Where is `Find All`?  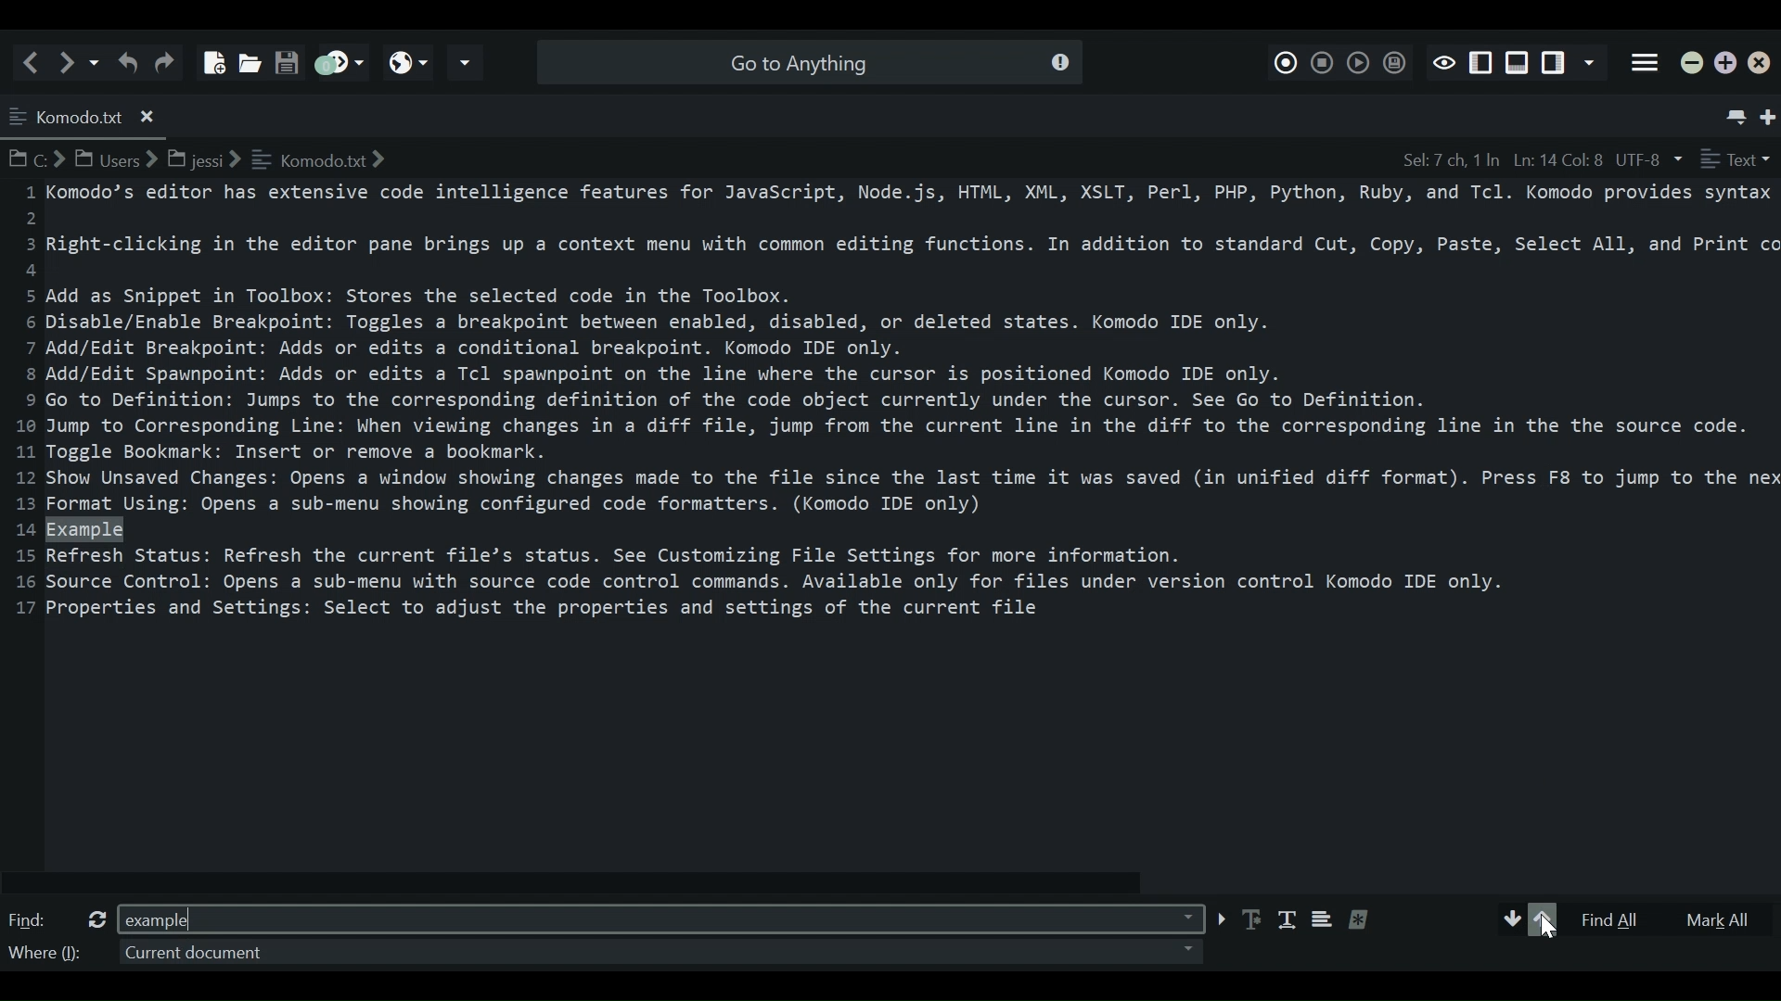 Find All is located at coordinates (1621, 919).